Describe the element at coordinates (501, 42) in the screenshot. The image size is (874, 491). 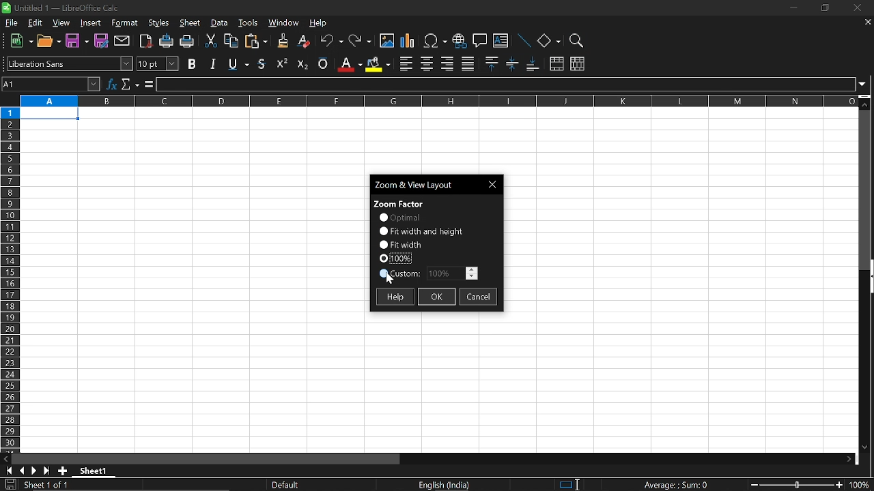
I see `insert text` at that location.